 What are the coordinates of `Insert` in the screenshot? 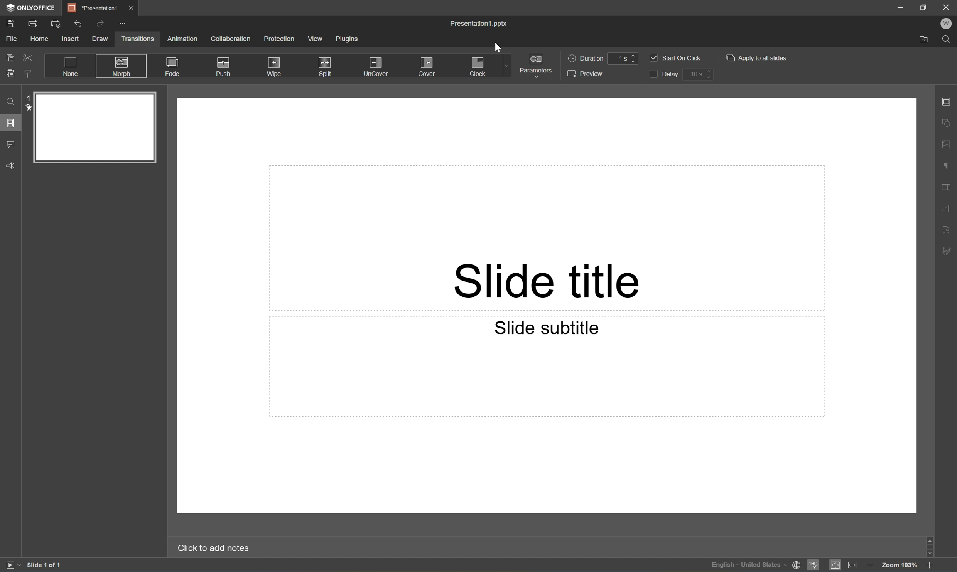 It's located at (73, 39).